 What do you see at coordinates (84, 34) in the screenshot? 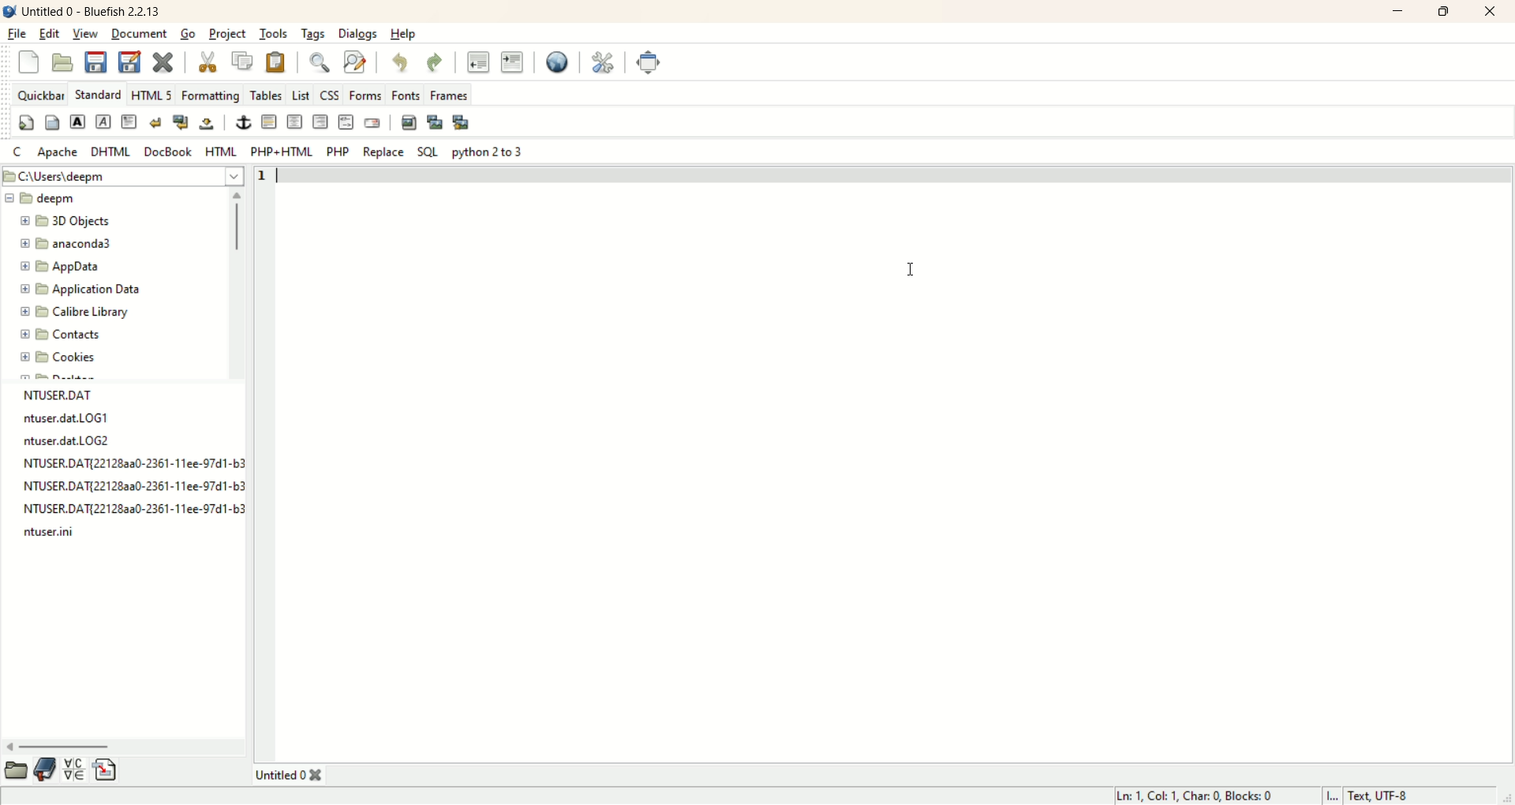
I see `view` at bounding box center [84, 34].